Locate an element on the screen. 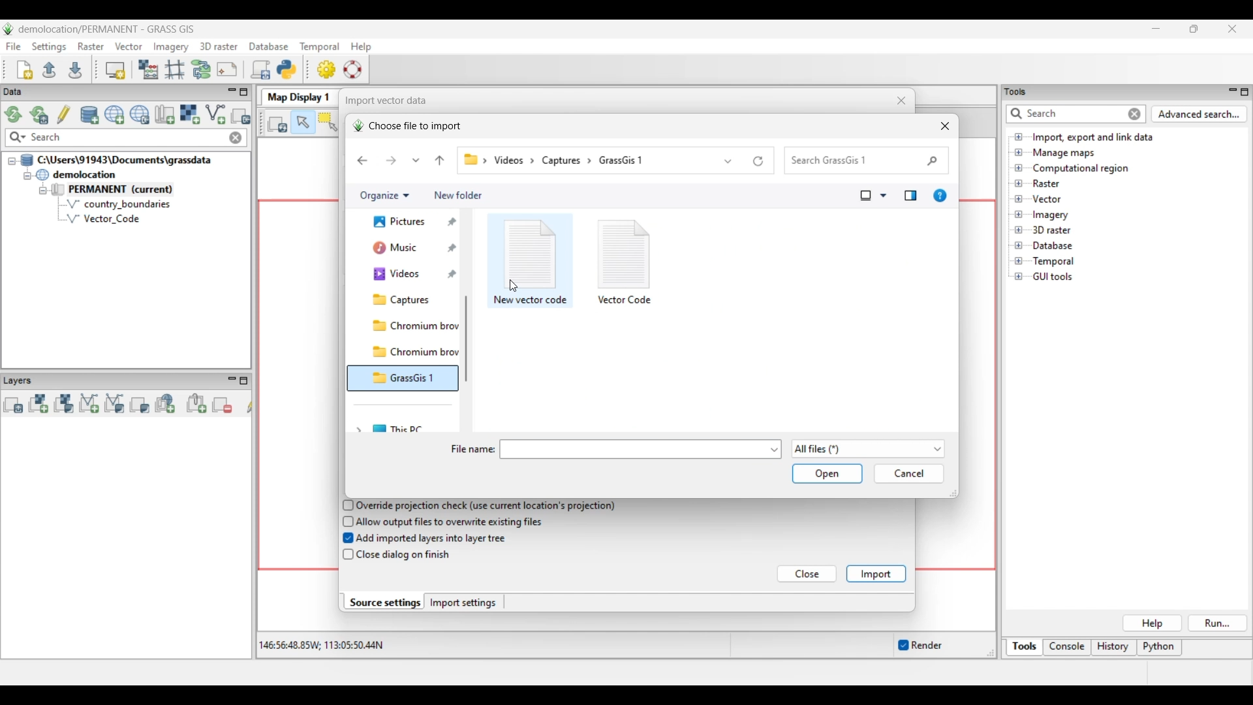 The image size is (1253, 705). Vector Code is located at coordinates (110, 218).